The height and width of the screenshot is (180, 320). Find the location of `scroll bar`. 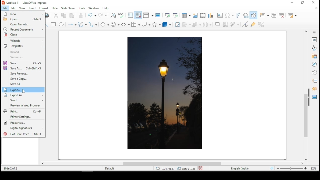

scroll bar is located at coordinates (171, 164).